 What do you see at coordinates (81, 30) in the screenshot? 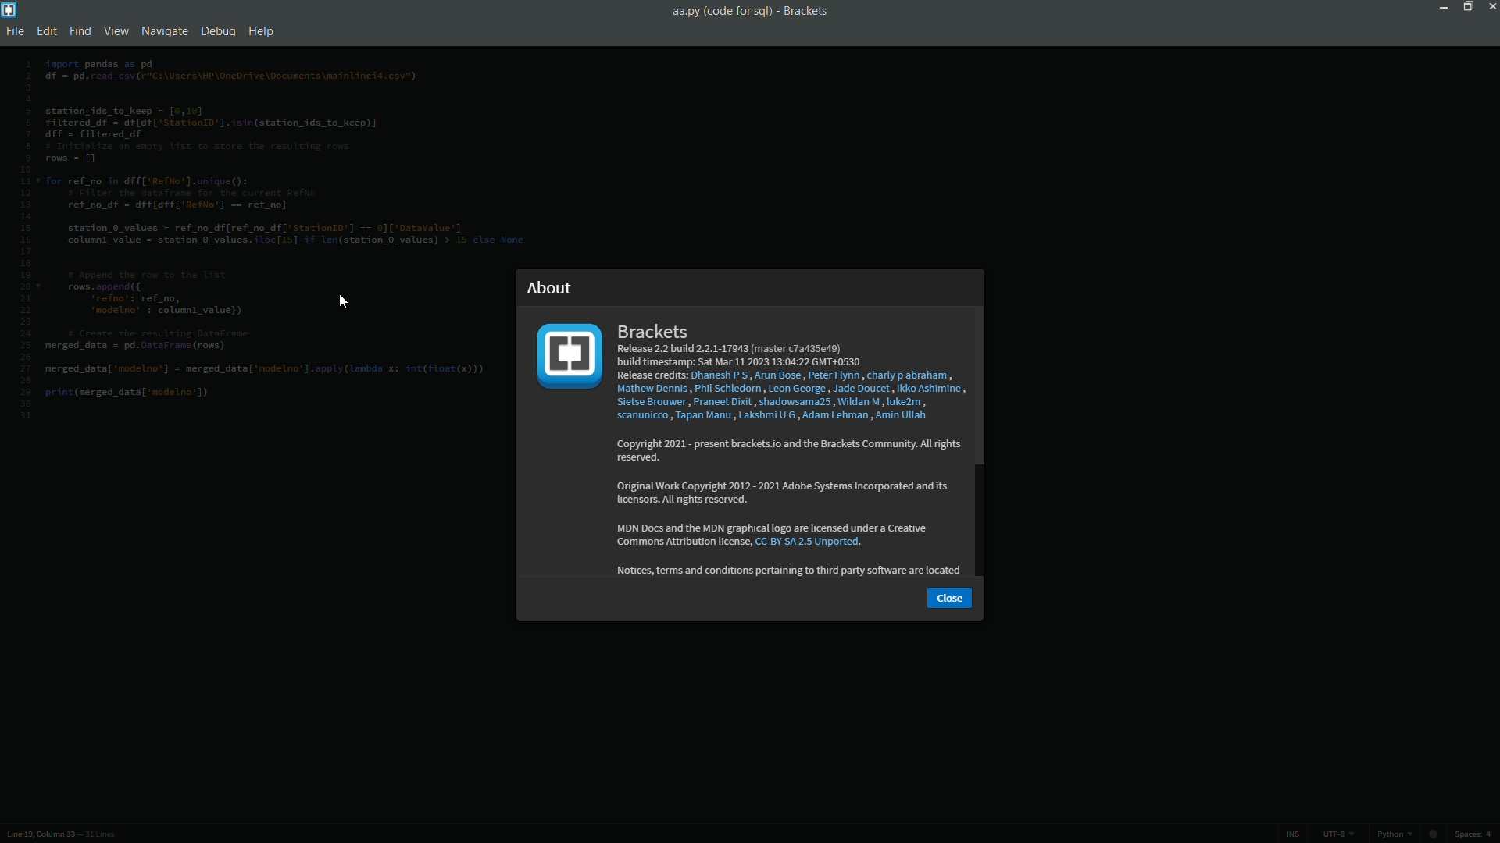
I see `find menu` at bounding box center [81, 30].